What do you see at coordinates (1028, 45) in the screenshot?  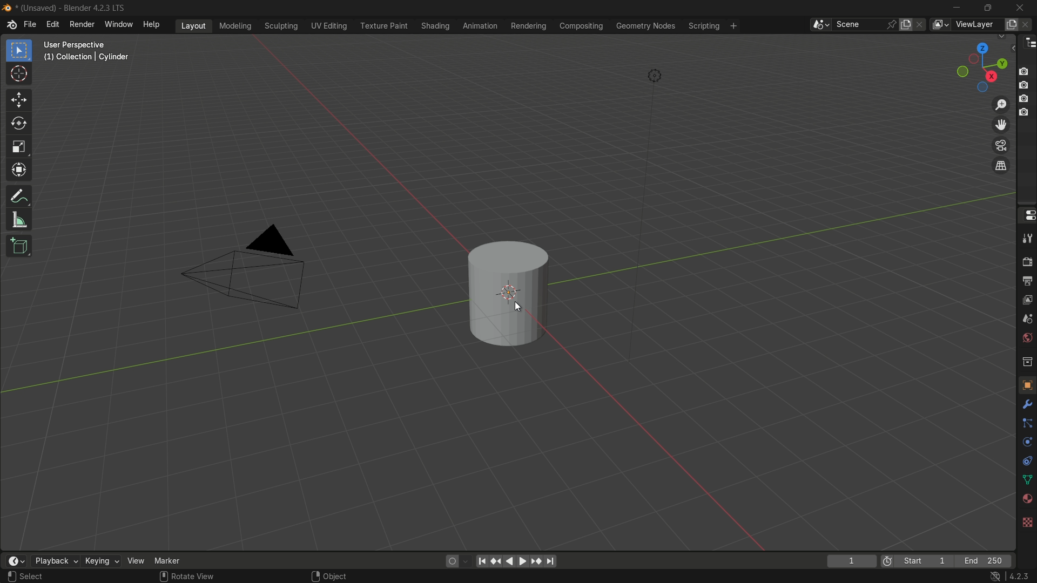 I see `outliner` at bounding box center [1028, 45].